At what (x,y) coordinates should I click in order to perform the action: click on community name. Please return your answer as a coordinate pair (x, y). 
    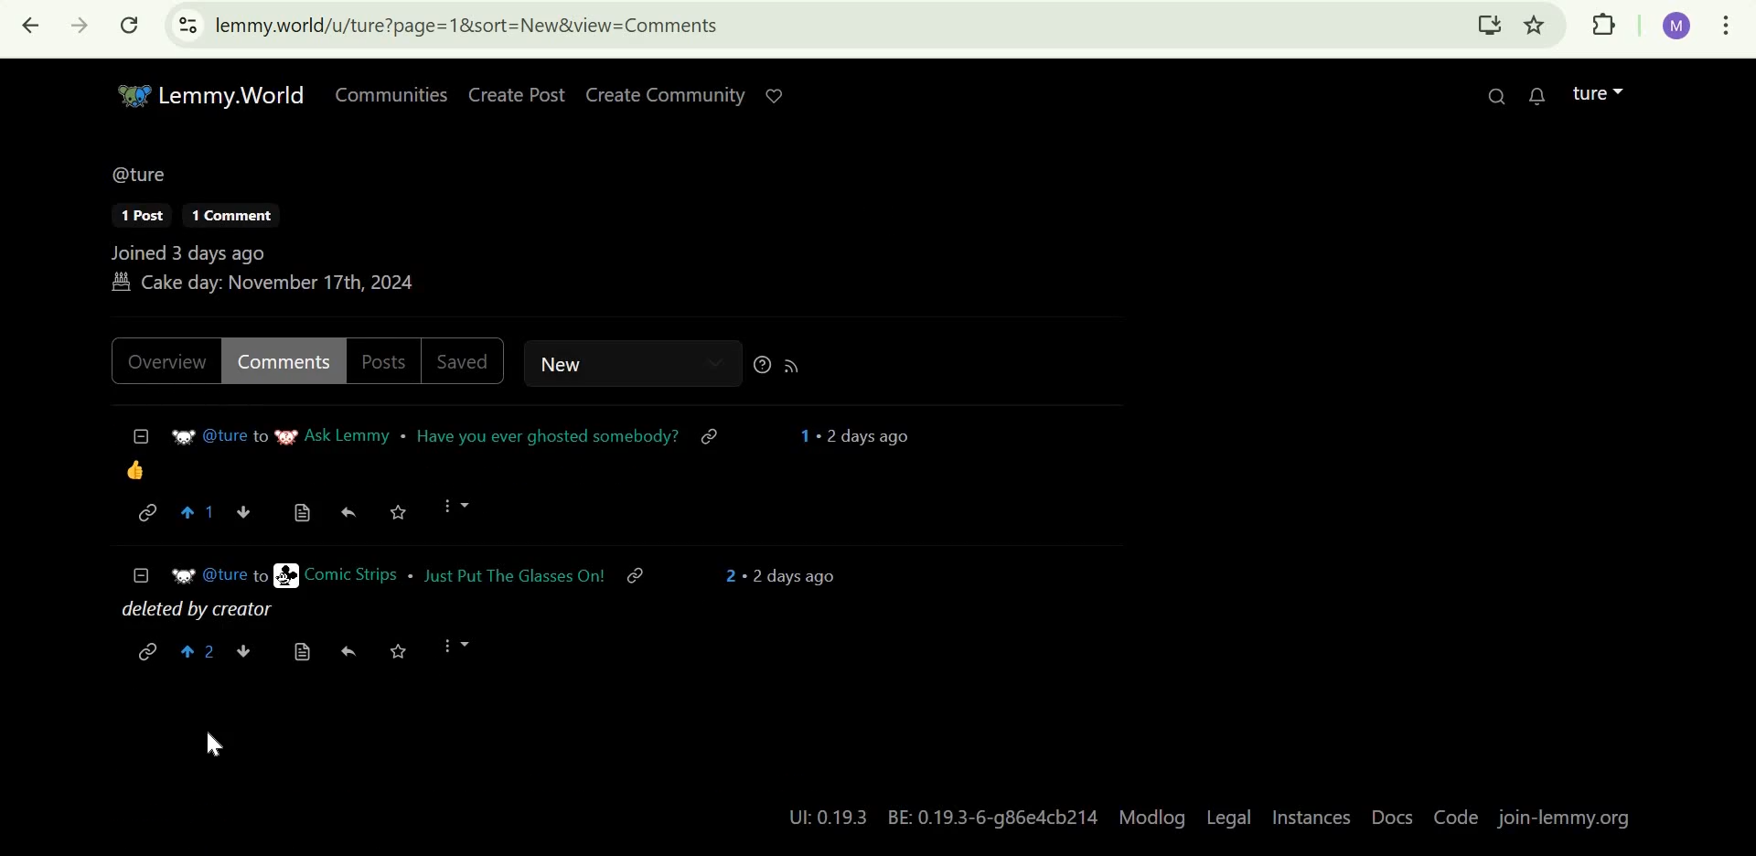
    Looking at the image, I should click on (332, 437).